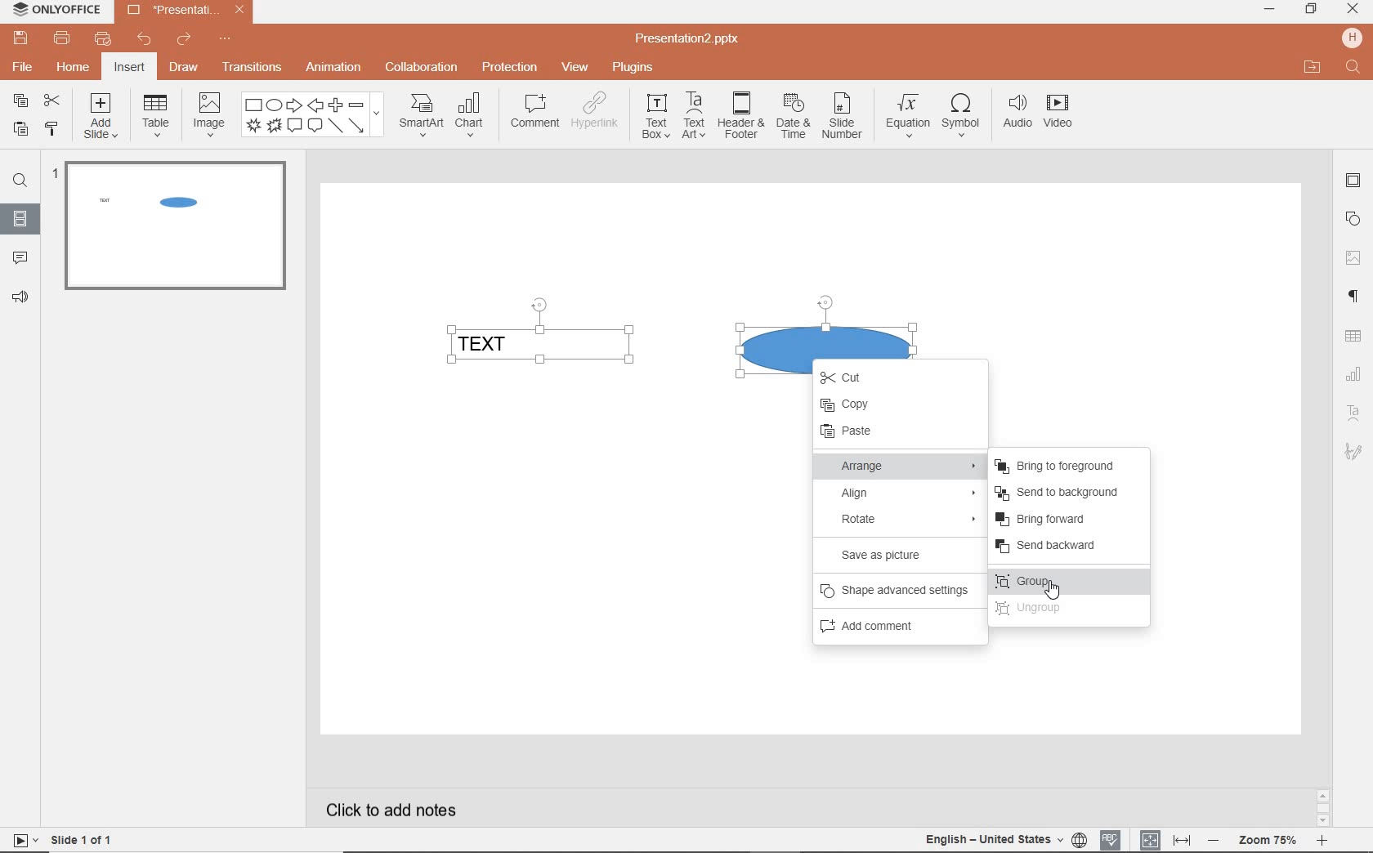 The height and width of the screenshot is (853, 1373). What do you see at coordinates (1112, 839) in the screenshot?
I see `SPELL CHECKING` at bounding box center [1112, 839].